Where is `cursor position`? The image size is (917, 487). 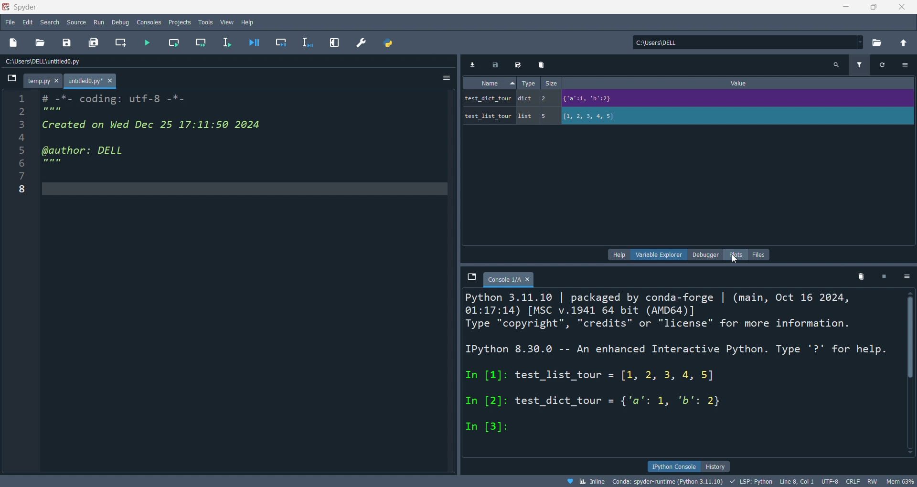
cursor position is located at coordinates (795, 481).